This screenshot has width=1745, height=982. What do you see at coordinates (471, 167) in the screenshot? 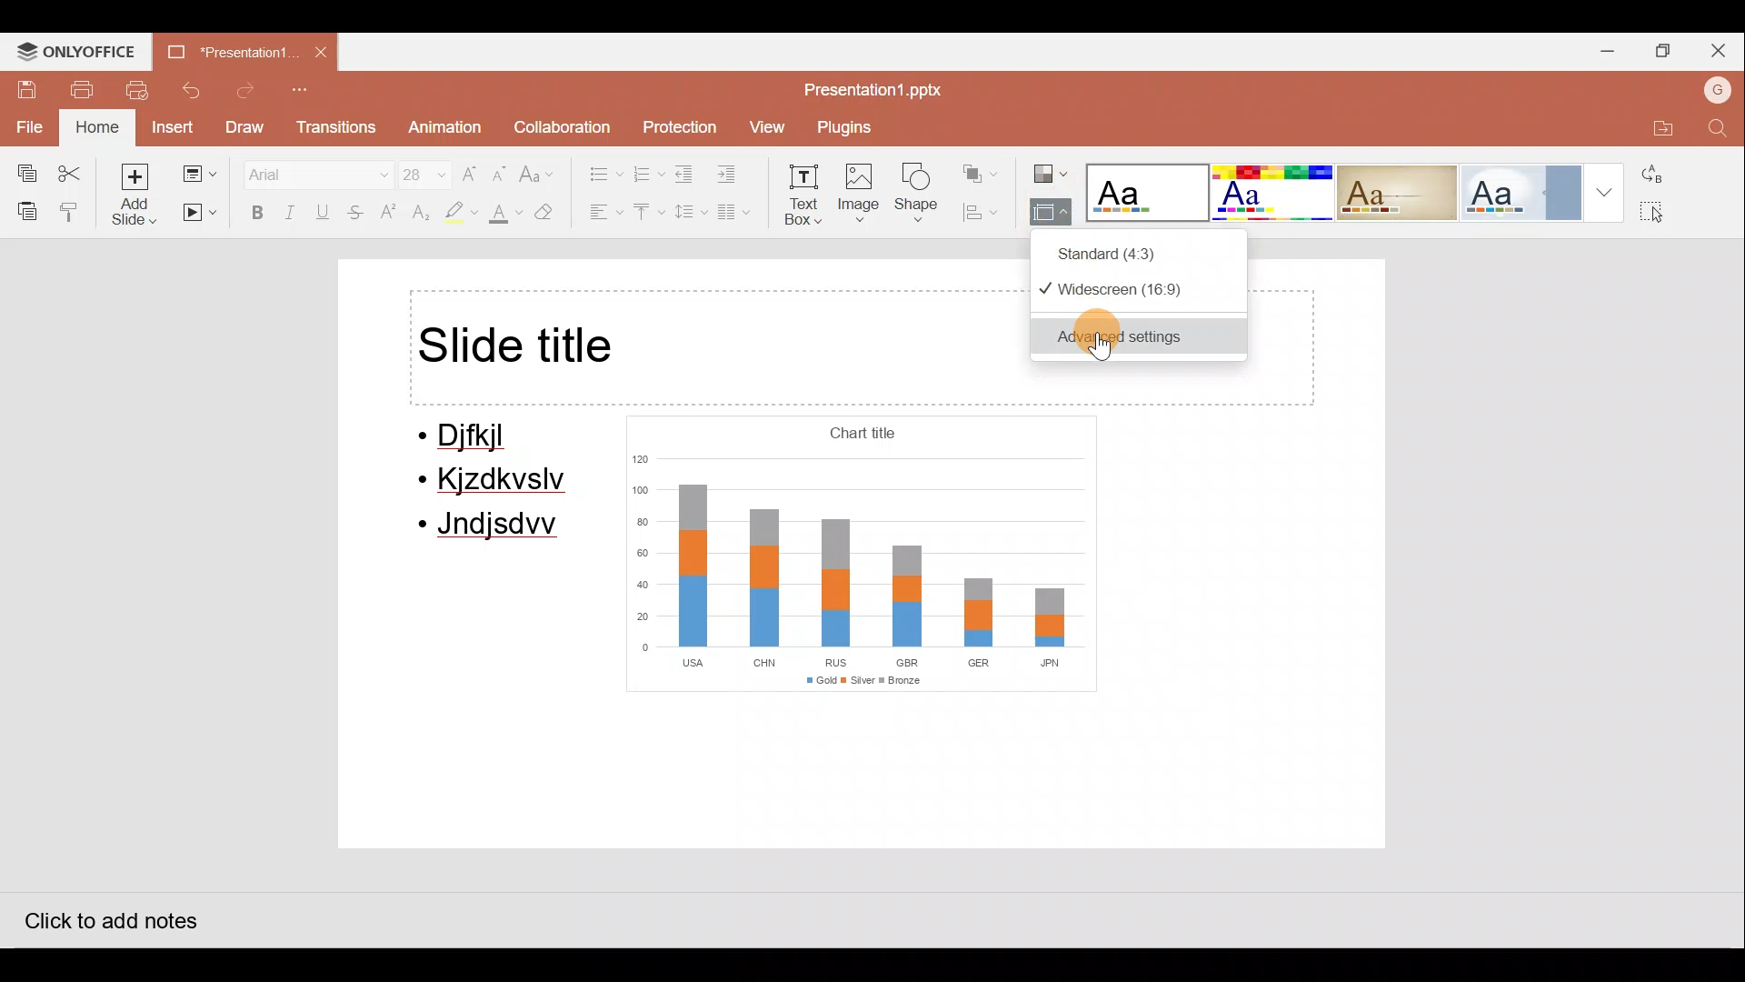
I see `Increase font size` at bounding box center [471, 167].